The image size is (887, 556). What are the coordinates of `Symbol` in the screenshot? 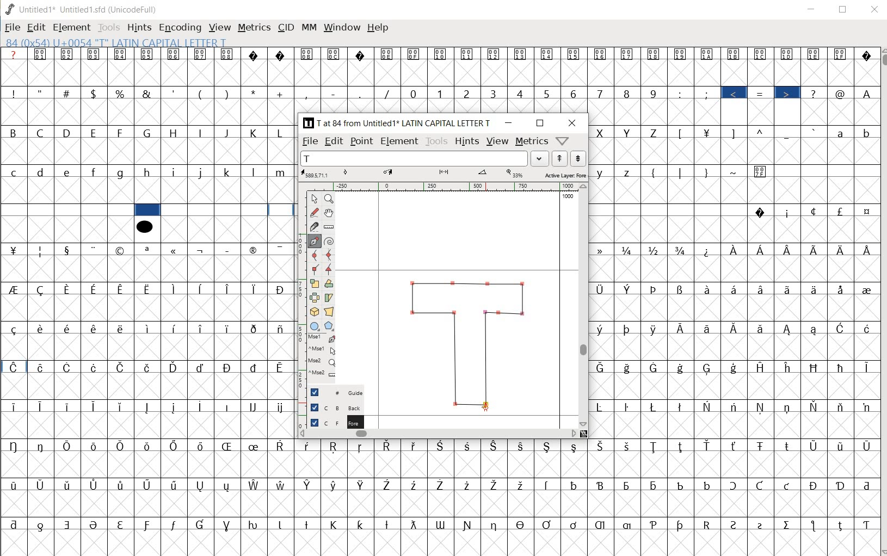 It's located at (469, 445).